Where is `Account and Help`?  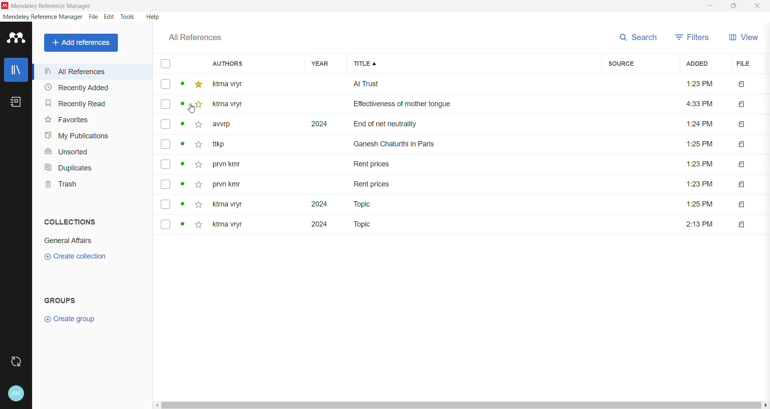
Account and Help is located at coordinates (16, 394).